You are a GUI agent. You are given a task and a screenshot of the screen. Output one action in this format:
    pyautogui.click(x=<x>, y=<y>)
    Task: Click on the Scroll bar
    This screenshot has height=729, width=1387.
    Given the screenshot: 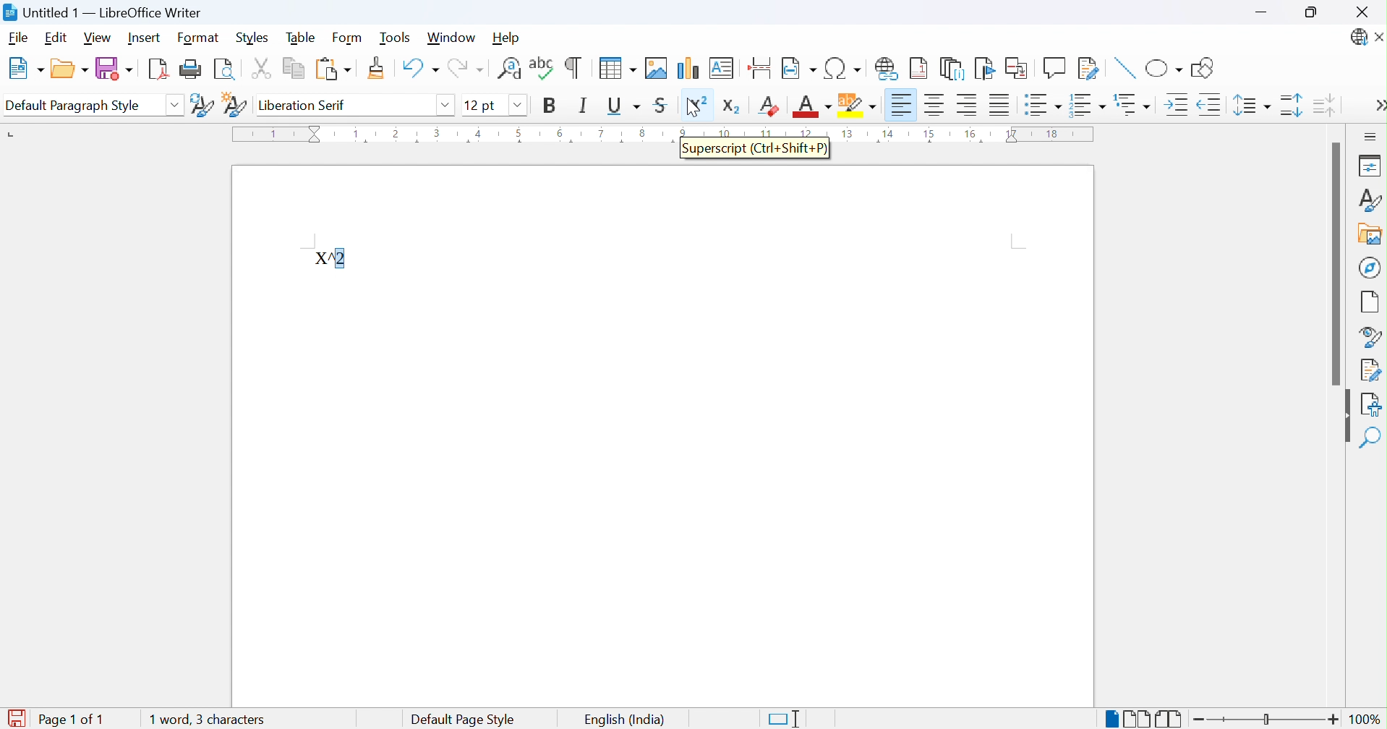 What is the action you would take?
    pyautogui.click(x=1338, y=261)
    